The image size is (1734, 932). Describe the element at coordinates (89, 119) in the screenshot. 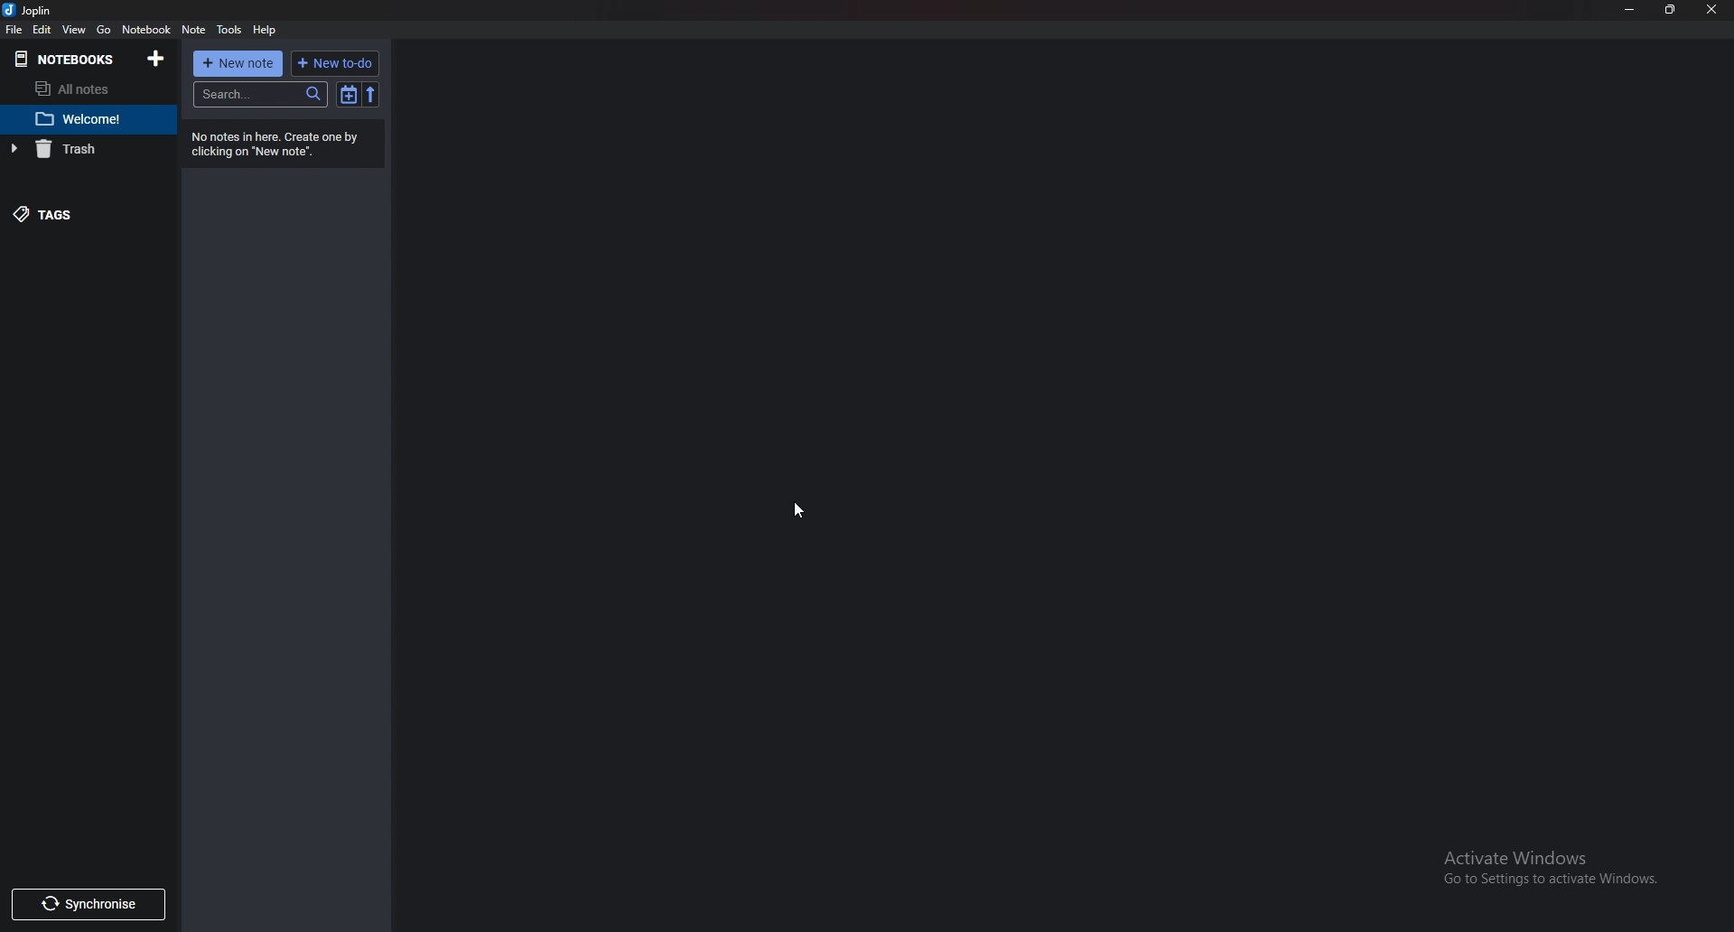

I see `Welcome` at that location.